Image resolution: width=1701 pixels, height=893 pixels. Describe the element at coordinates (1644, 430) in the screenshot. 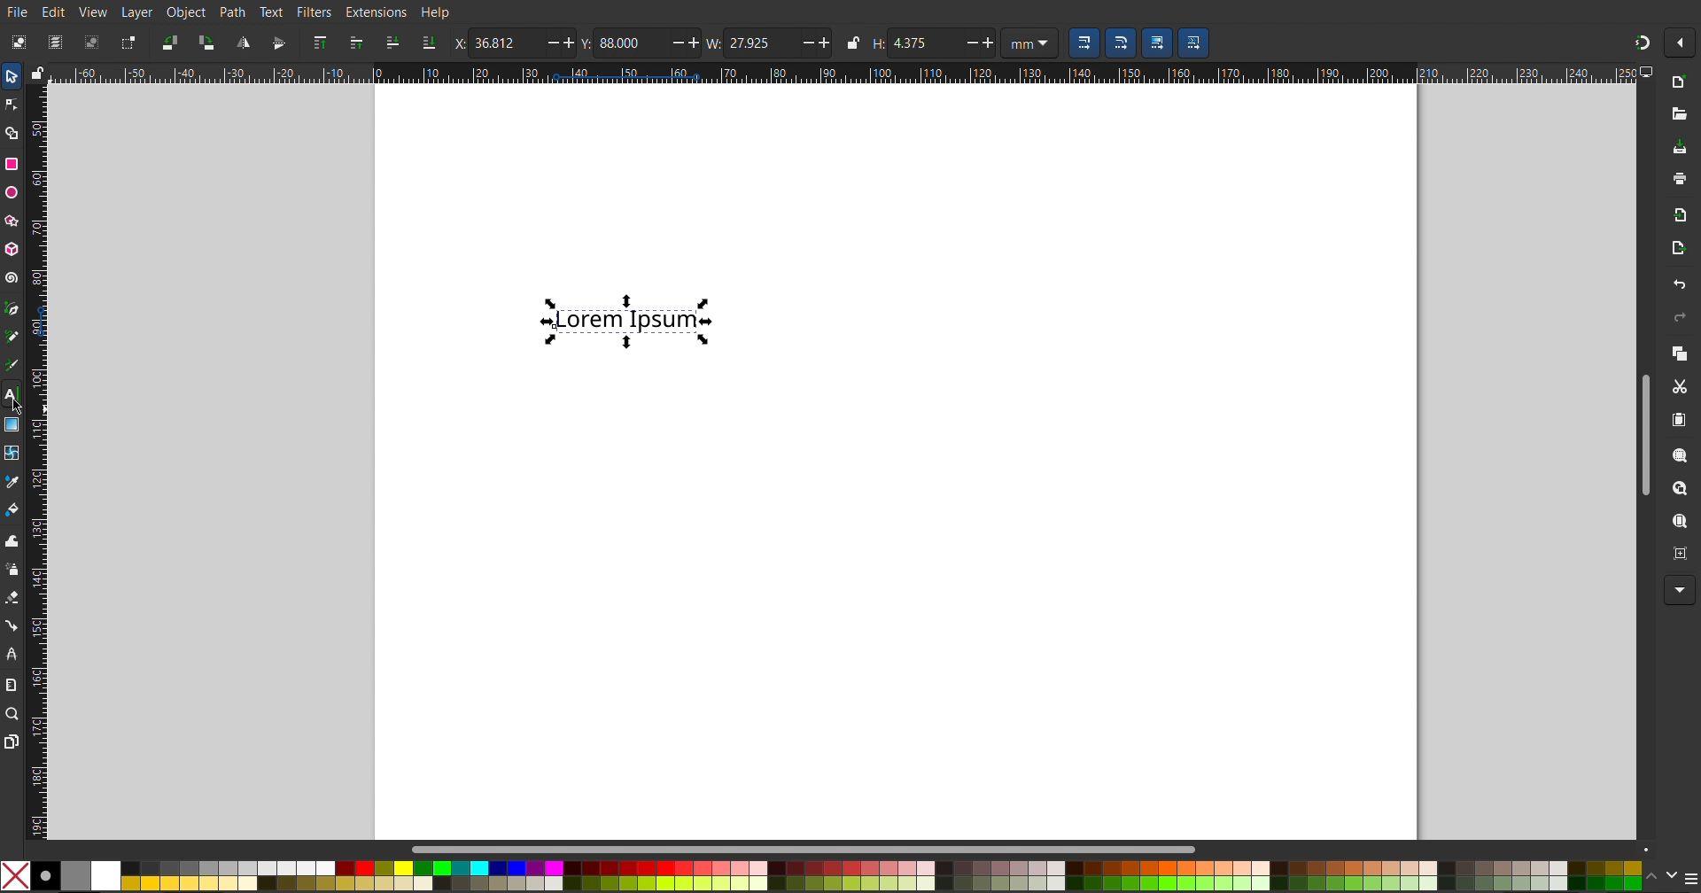

I see `Scrollbar` at that location.